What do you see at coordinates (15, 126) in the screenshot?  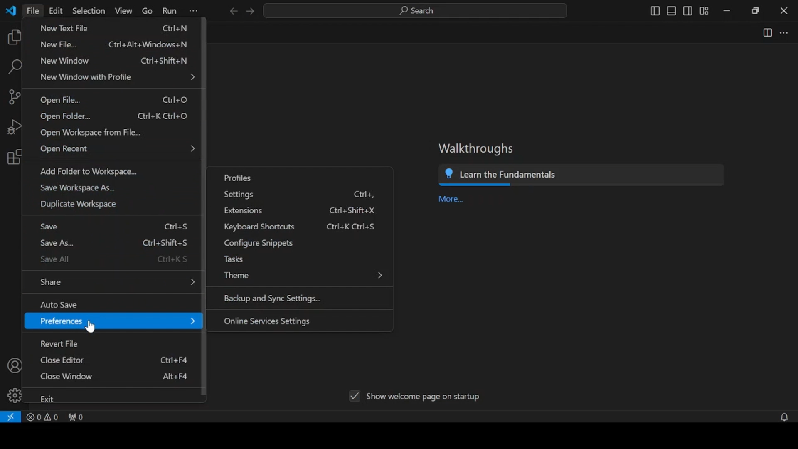 I see `run and debug` at bounding box center [15, 126].